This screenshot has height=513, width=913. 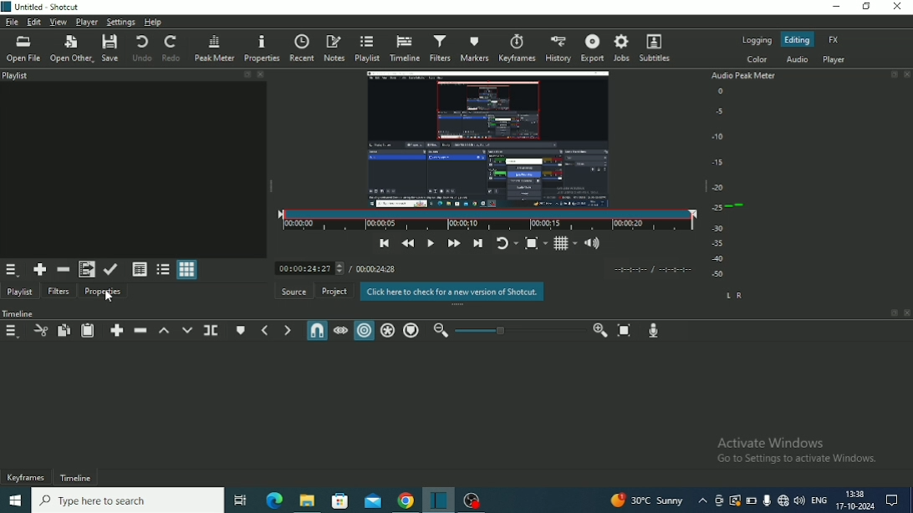 I want to click on Cut, so click(x=59, y=557).